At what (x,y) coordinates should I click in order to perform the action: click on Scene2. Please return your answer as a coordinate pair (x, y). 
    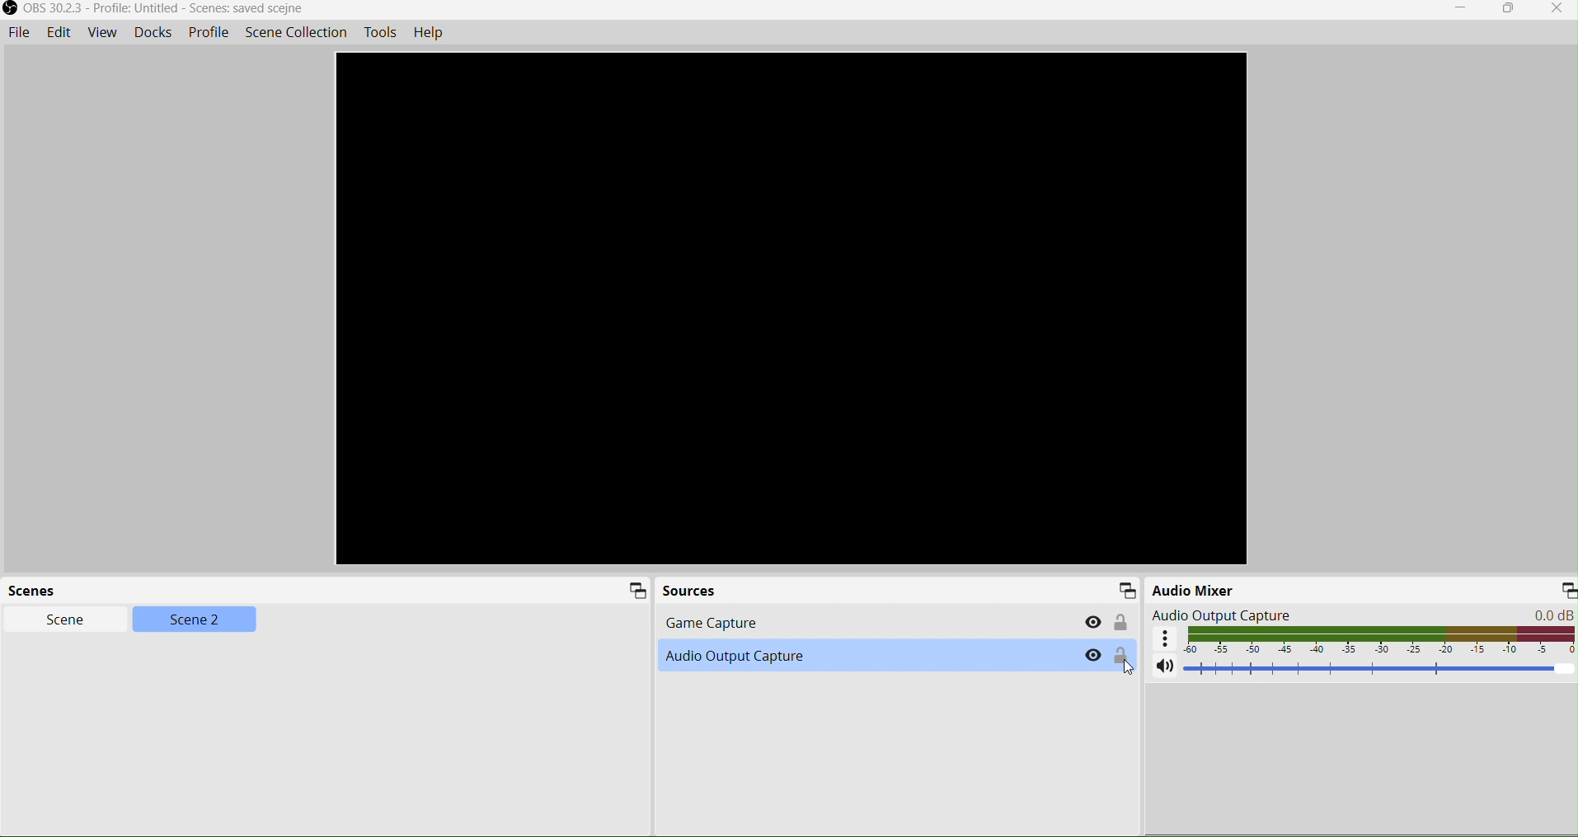
    Looking at the image, I should click on (194, 622).